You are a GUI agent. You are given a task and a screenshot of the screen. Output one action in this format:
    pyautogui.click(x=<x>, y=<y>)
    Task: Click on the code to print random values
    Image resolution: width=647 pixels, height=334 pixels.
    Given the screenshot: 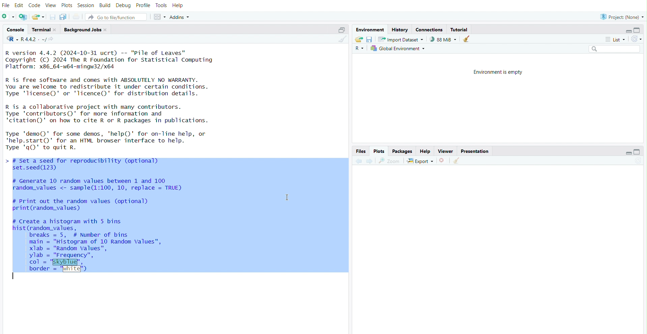 What is the action you would take?
    pyautogui.click(x=94, y=204)
    